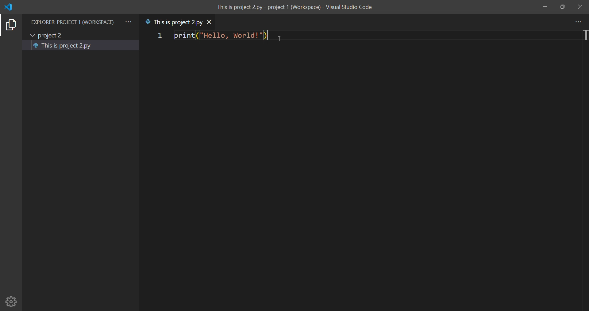  Describe the element at coordinates (580, 6) in the screenshot. I see `close` at that location.